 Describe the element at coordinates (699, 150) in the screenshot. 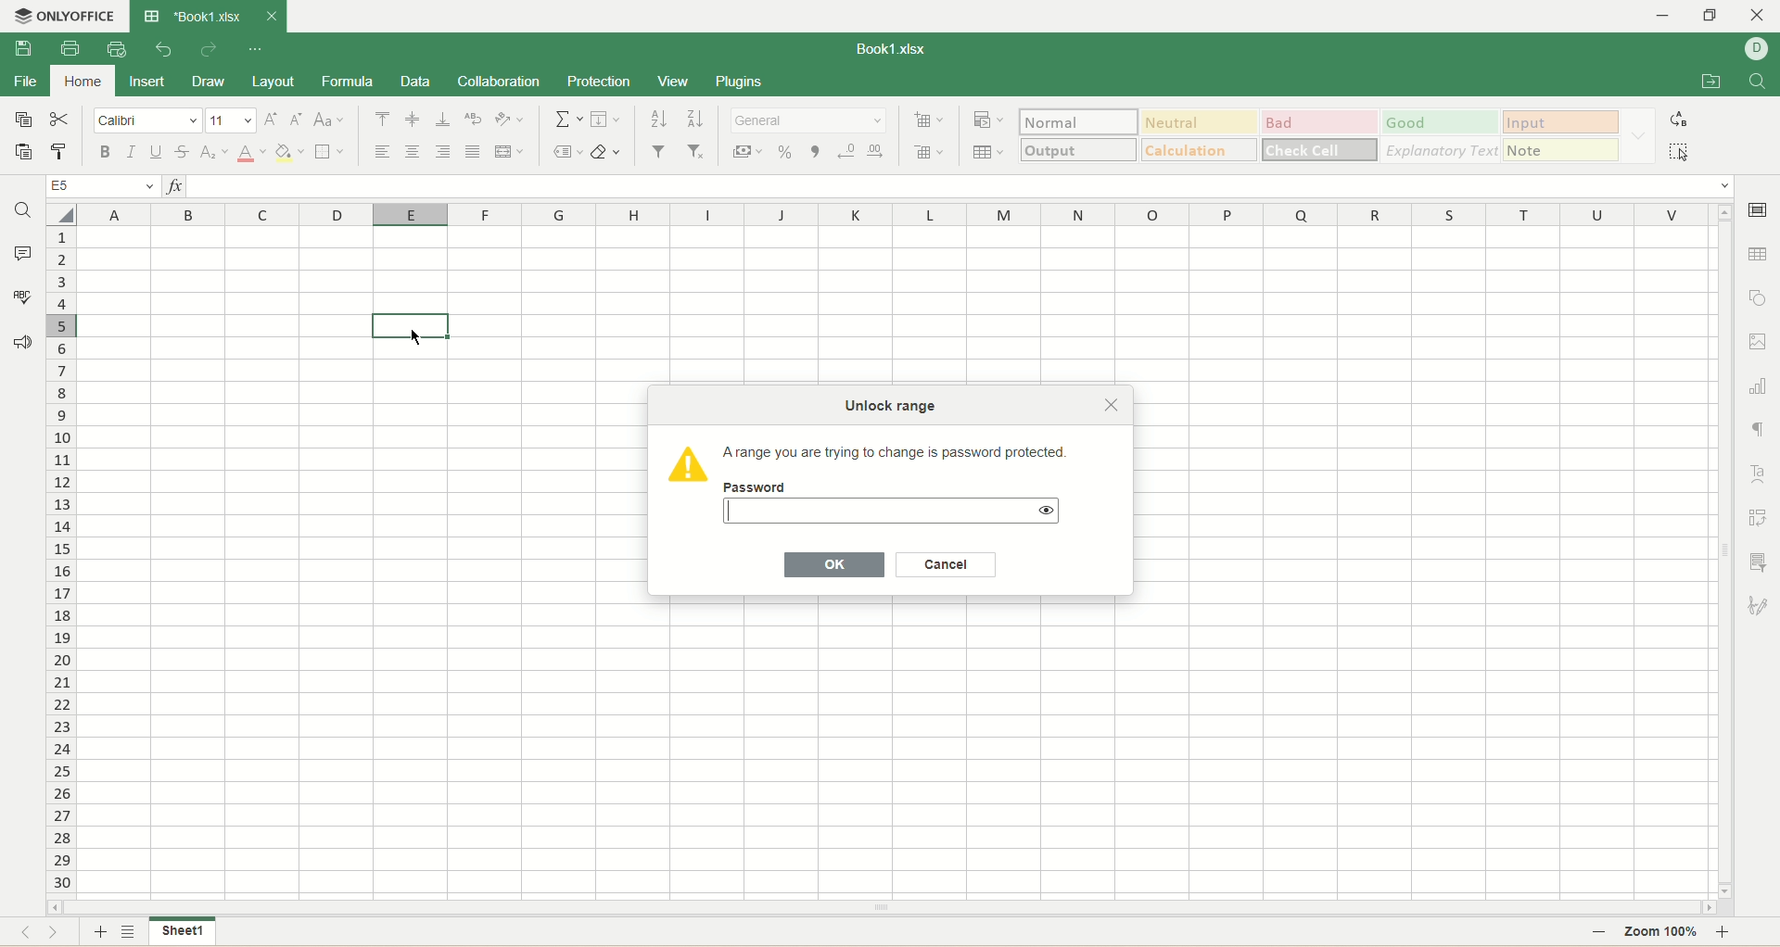

I see `remove filter` at that location.